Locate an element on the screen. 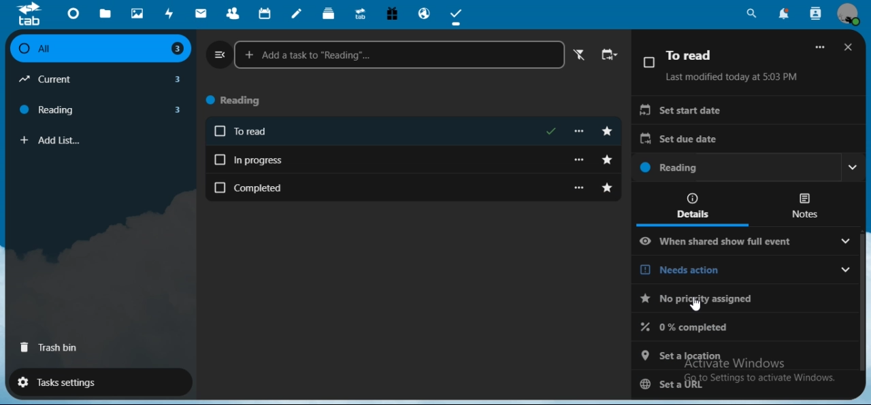 The image size is (871, 405). tasks is located at coordinates (458, 16).